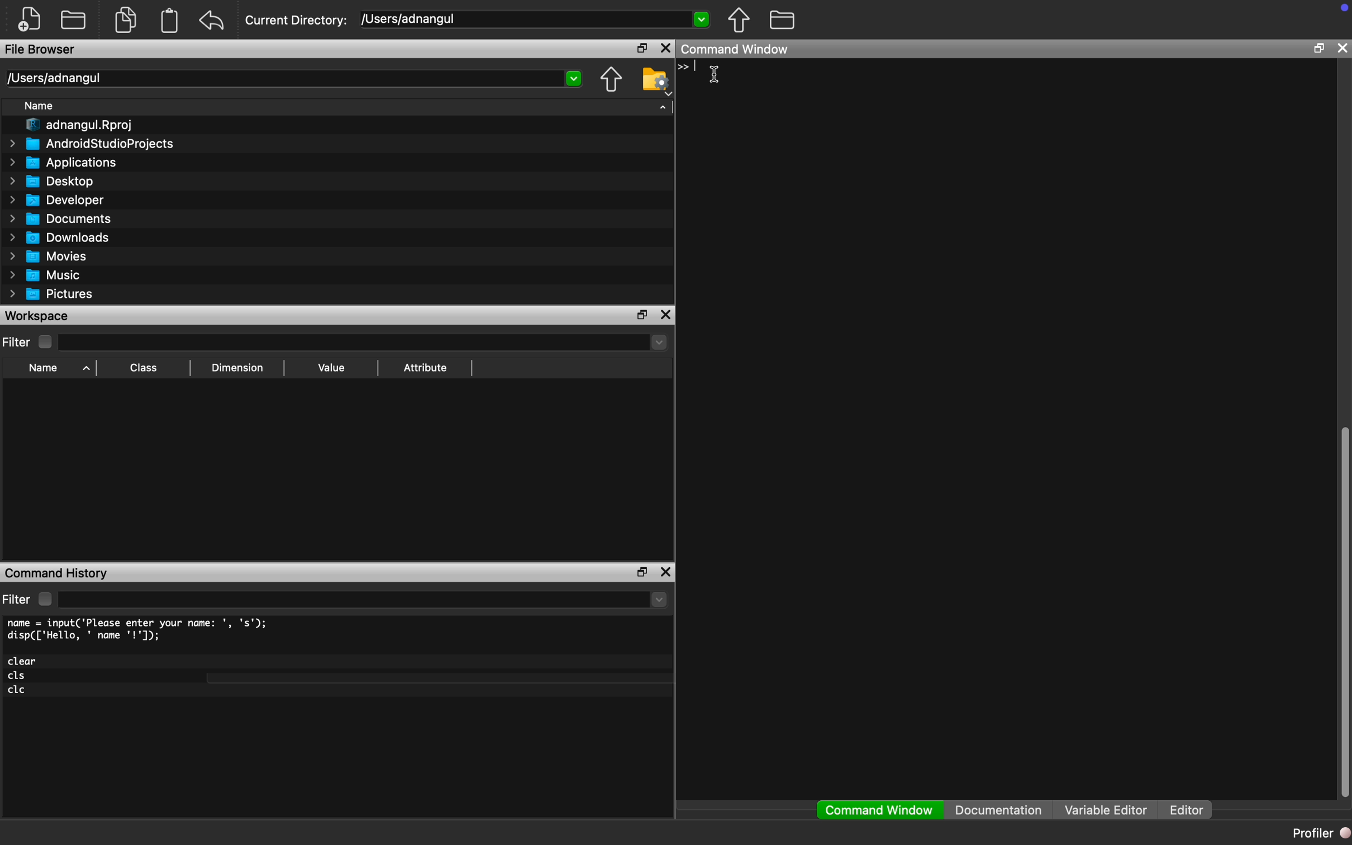  What do you see at coordinates (212, 20) in the screenshot?
I see `back` at bounding box center [212, 20].